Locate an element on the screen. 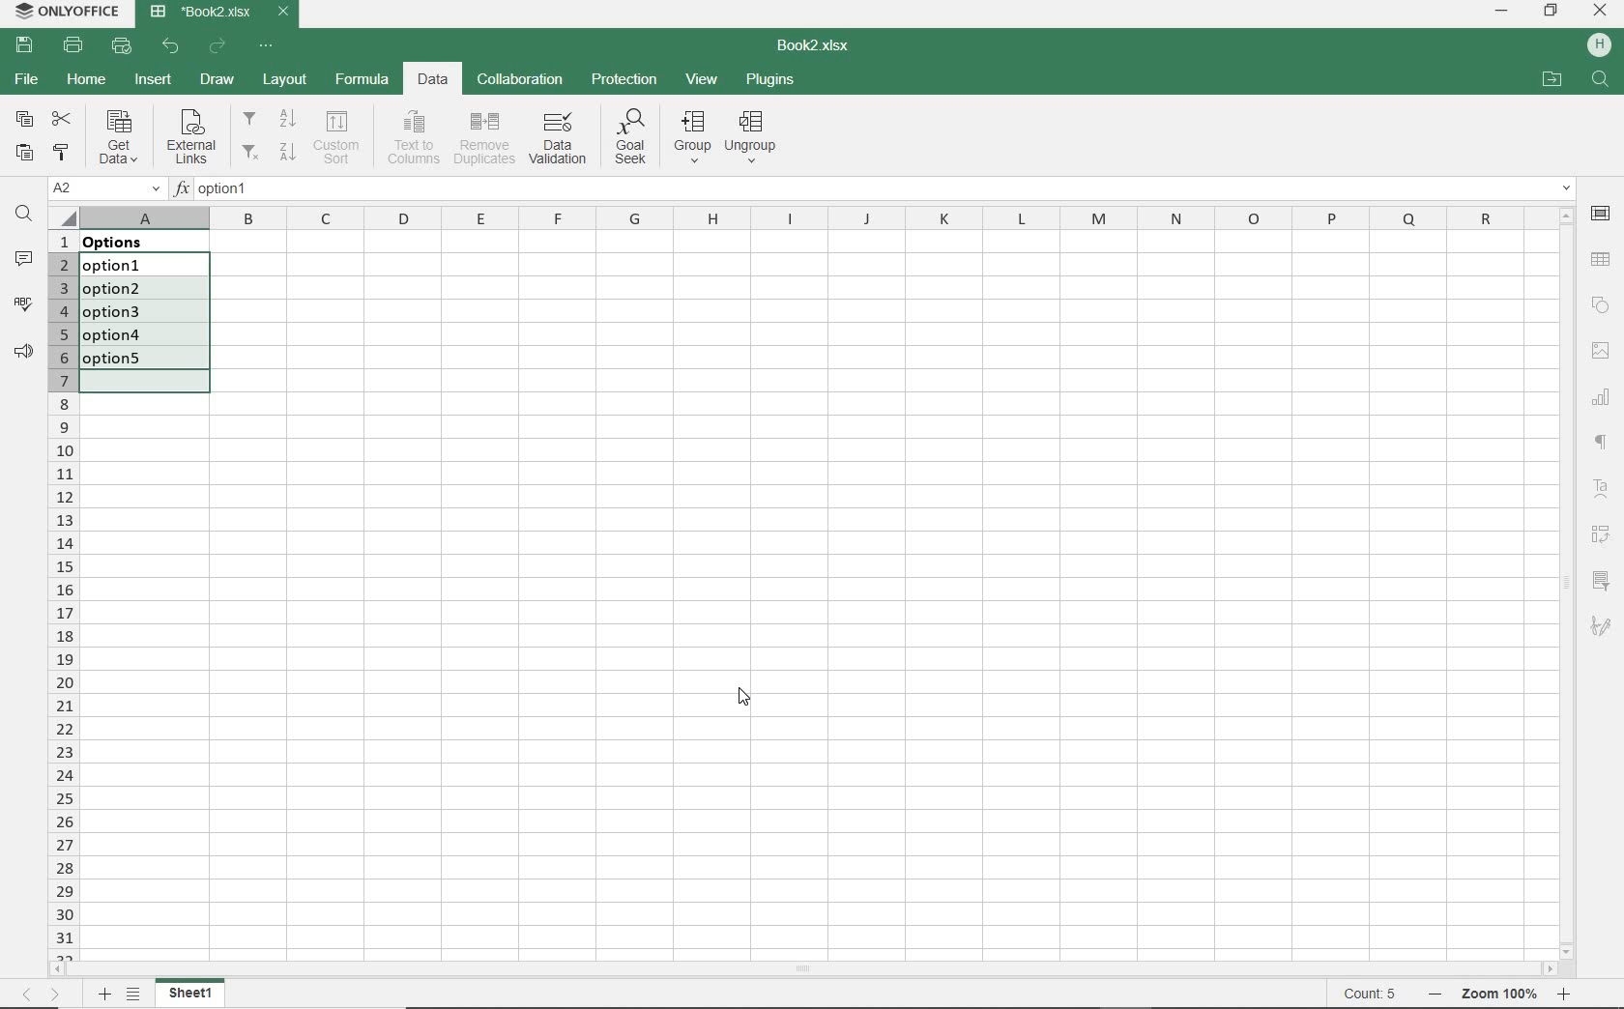 This screenshot has width=1624, height=1009. REDO is located at coordinates (217, 46).